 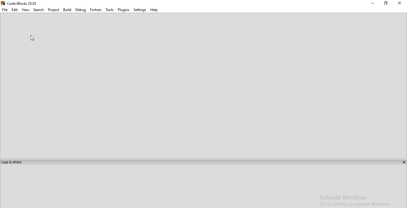 I want to click on Edit , so click(x=15, y=10).